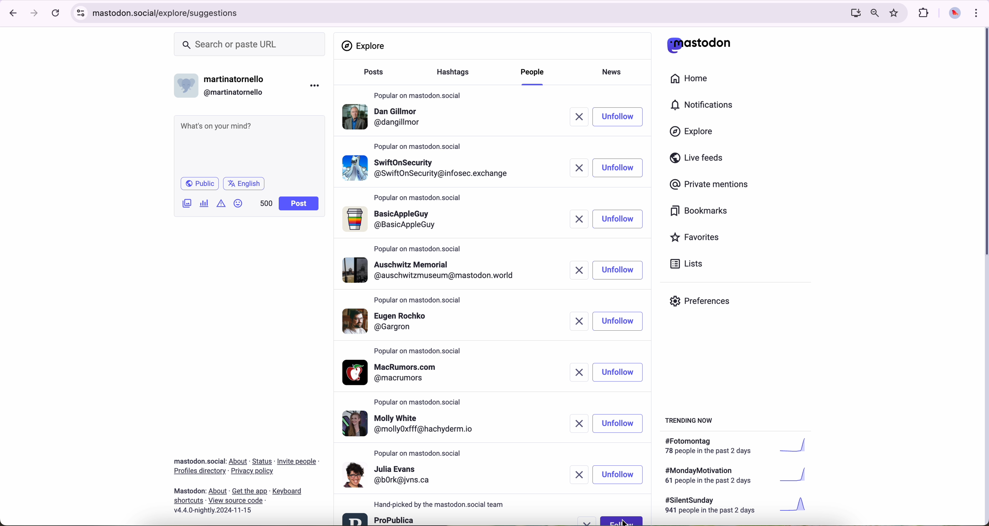 The height and width of the screenshot is (526, 989). Describe the element at coordinates (575, 373) in the screenshot. I see `remove` at that location.